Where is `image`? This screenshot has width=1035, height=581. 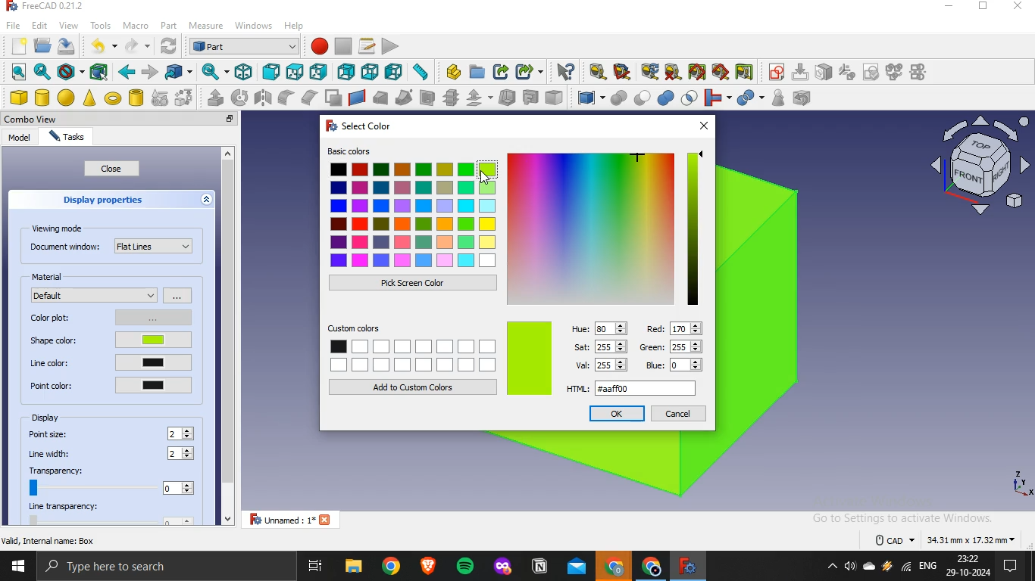
image is located at coordinates (530, 359).